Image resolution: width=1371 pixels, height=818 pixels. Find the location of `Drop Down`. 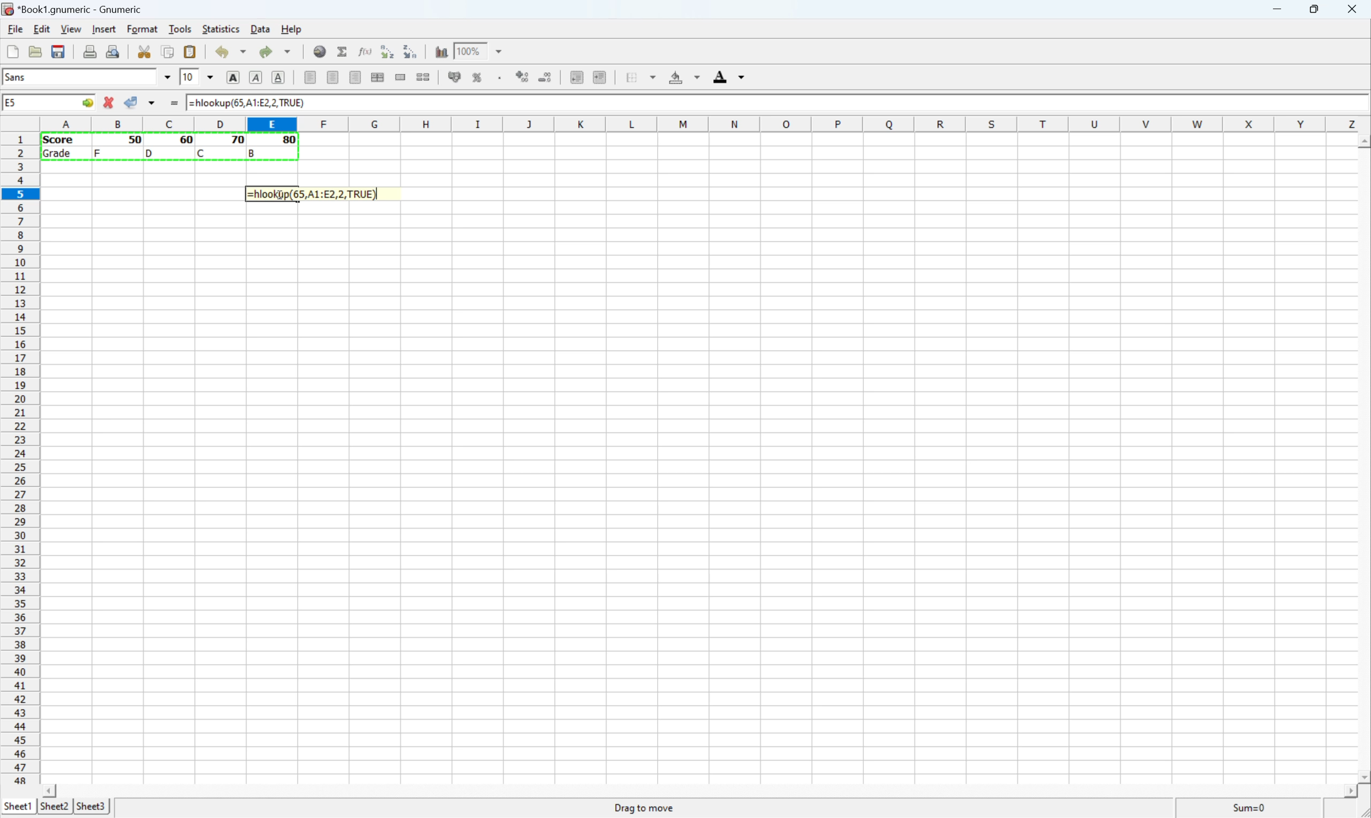

Drop Down is located at coordinates (206, 76).